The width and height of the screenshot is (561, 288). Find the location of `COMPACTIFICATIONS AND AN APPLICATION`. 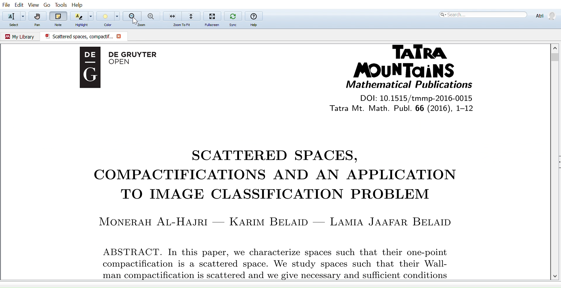

COMPACTIFICATIONS AND AN APPLICATION is located at coordinates (276, 176).